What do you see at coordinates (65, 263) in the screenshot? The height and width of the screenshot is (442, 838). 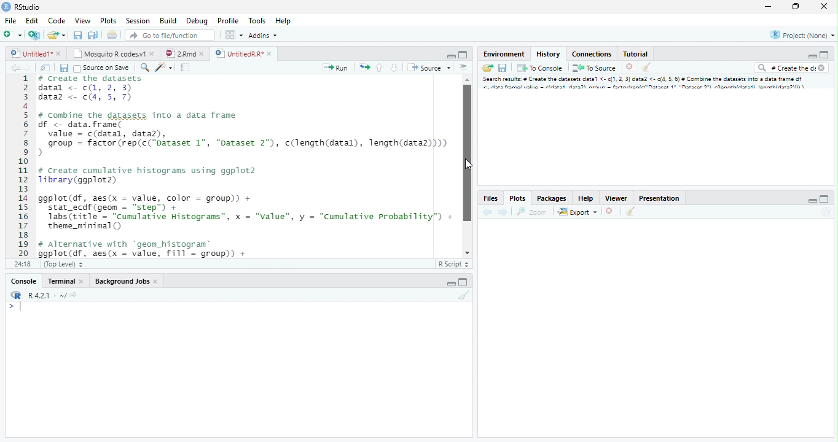 I see `Top level` at bounding box center [65, 263].